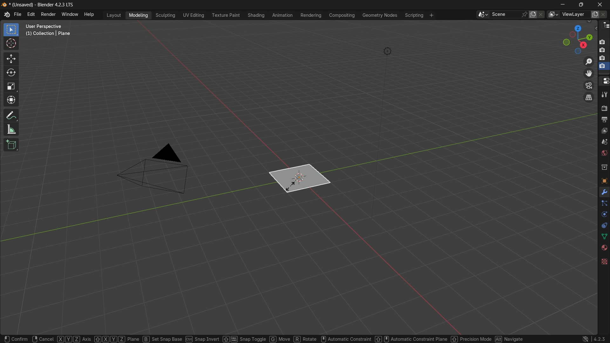 The image size is (610, 343). Describe the element at coordinates (604, 119) in the screenshot. I see `output` at that location.